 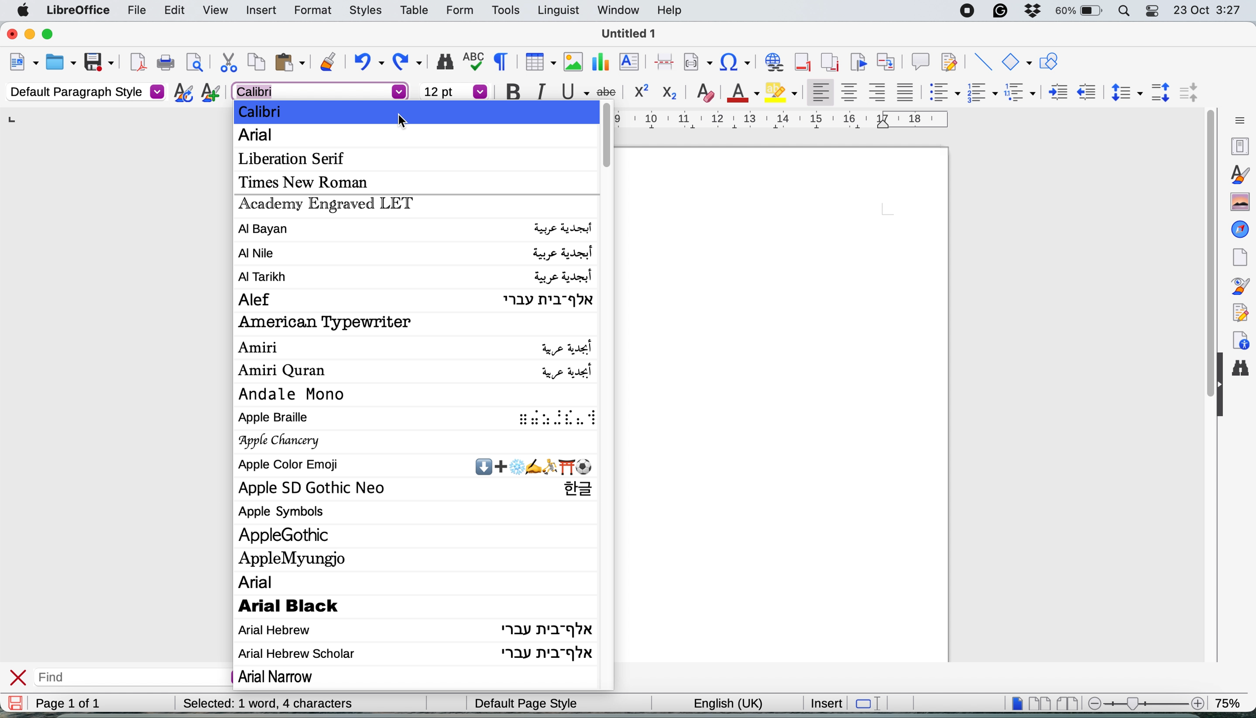 I want to click on style, so click(x=791, y=119).